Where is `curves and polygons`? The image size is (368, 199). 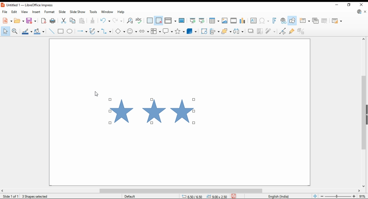 curves and polygons is located at coordinates (94, 31).